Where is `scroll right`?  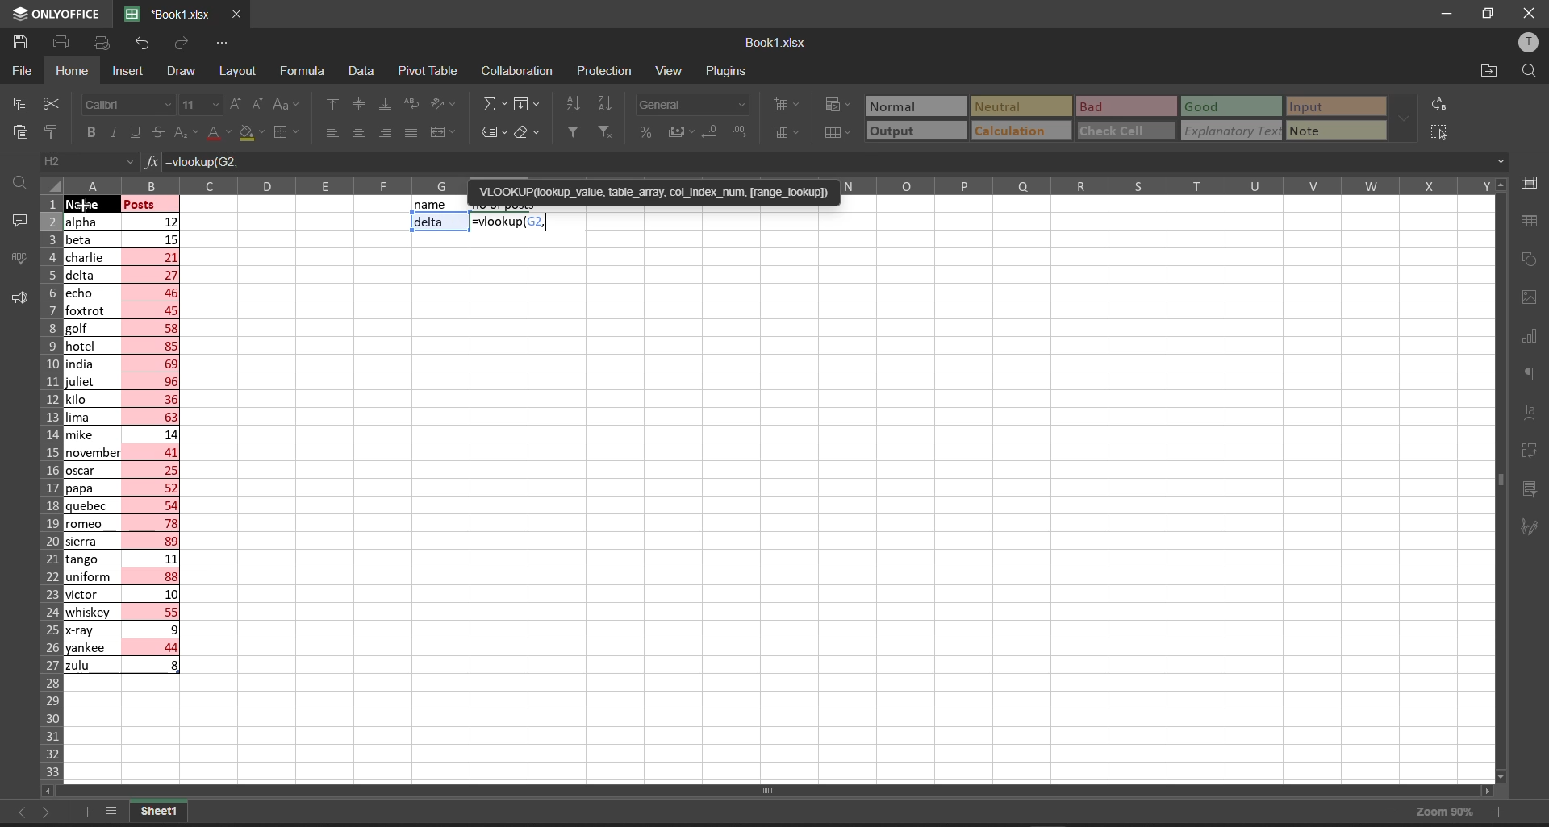 scroll right is located at coordinates (1484, 792).